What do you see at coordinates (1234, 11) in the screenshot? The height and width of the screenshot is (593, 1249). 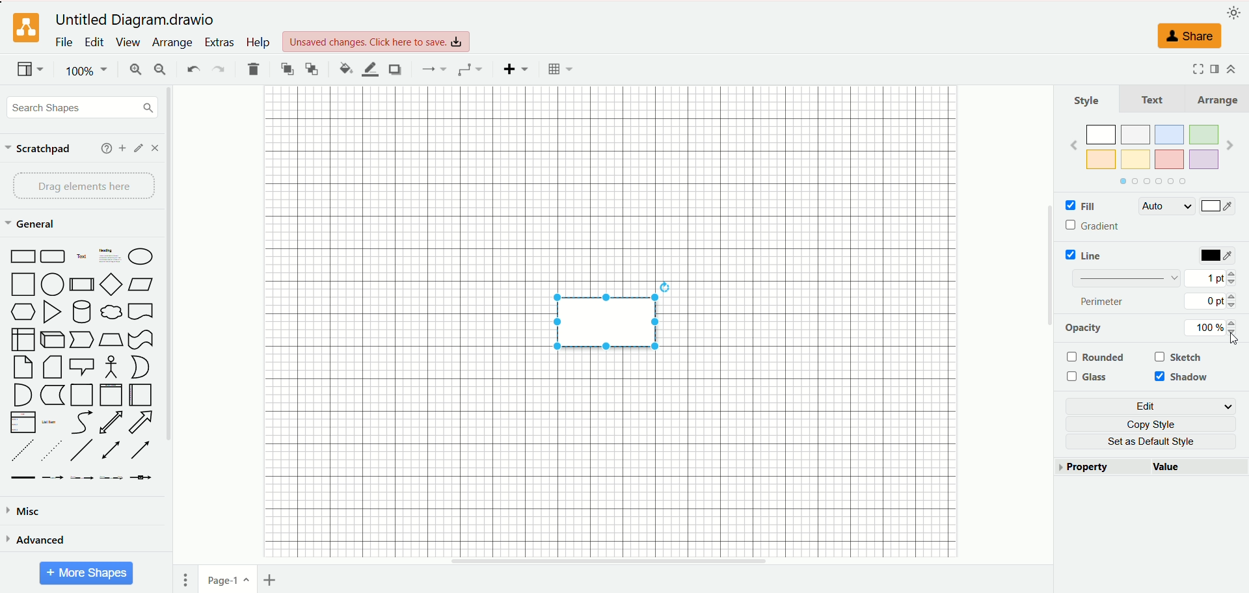 I see `appearance` at bounding box center [1234, 11].